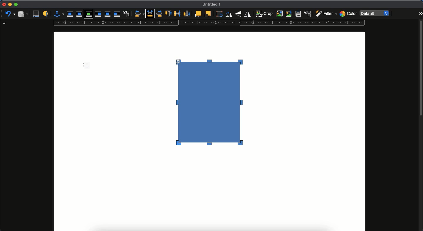 This screenshot has height=231, width=423. Describe the element at coordinates (70, 14) in the screenshot. I see `none` at that location.